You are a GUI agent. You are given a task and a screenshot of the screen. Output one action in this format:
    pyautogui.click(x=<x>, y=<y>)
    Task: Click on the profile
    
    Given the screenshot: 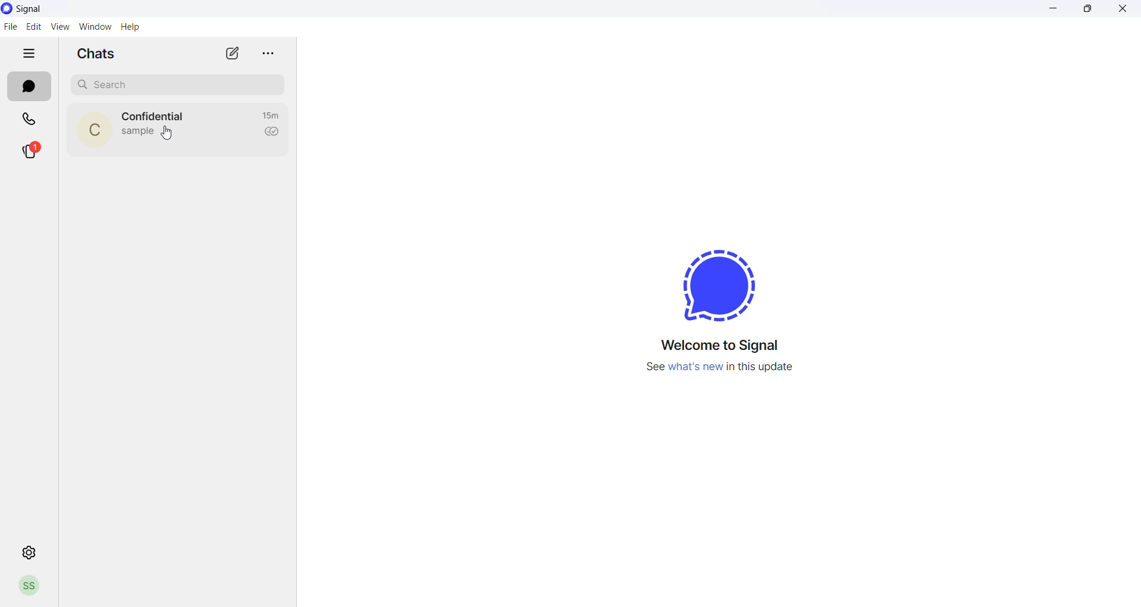 What is the action you would take?
    pyautogui.click(x=32, y=588)
    